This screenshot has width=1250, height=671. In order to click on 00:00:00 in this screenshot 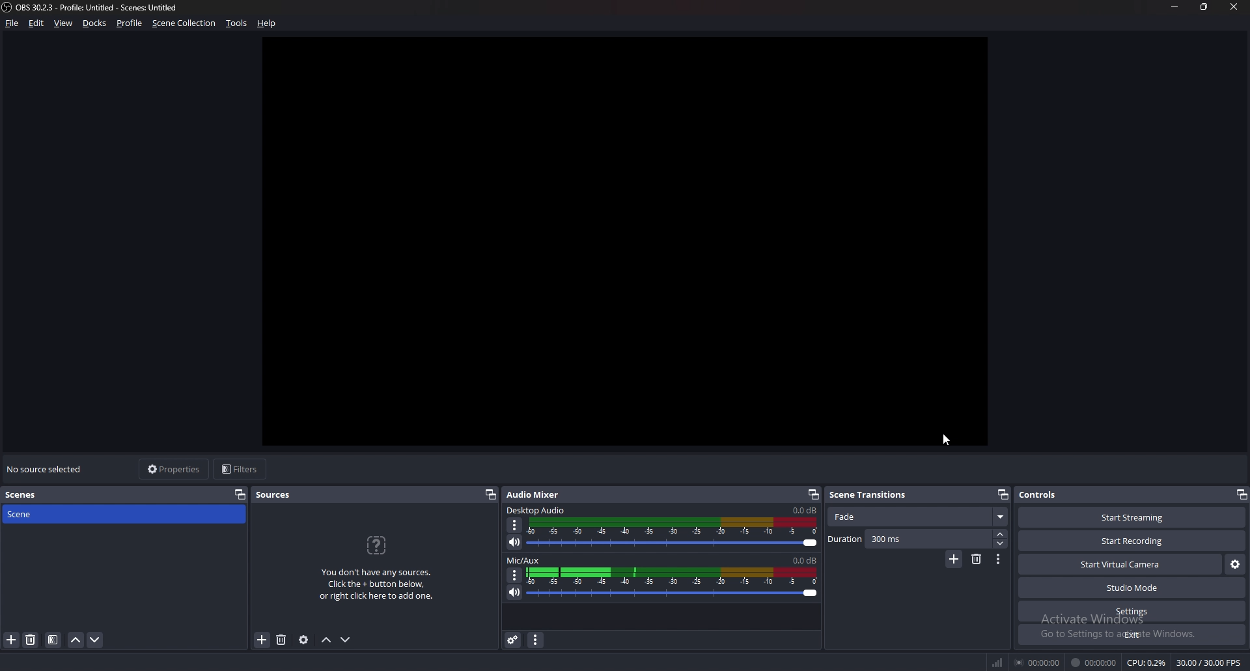, I will do `click(1094, 663)`.